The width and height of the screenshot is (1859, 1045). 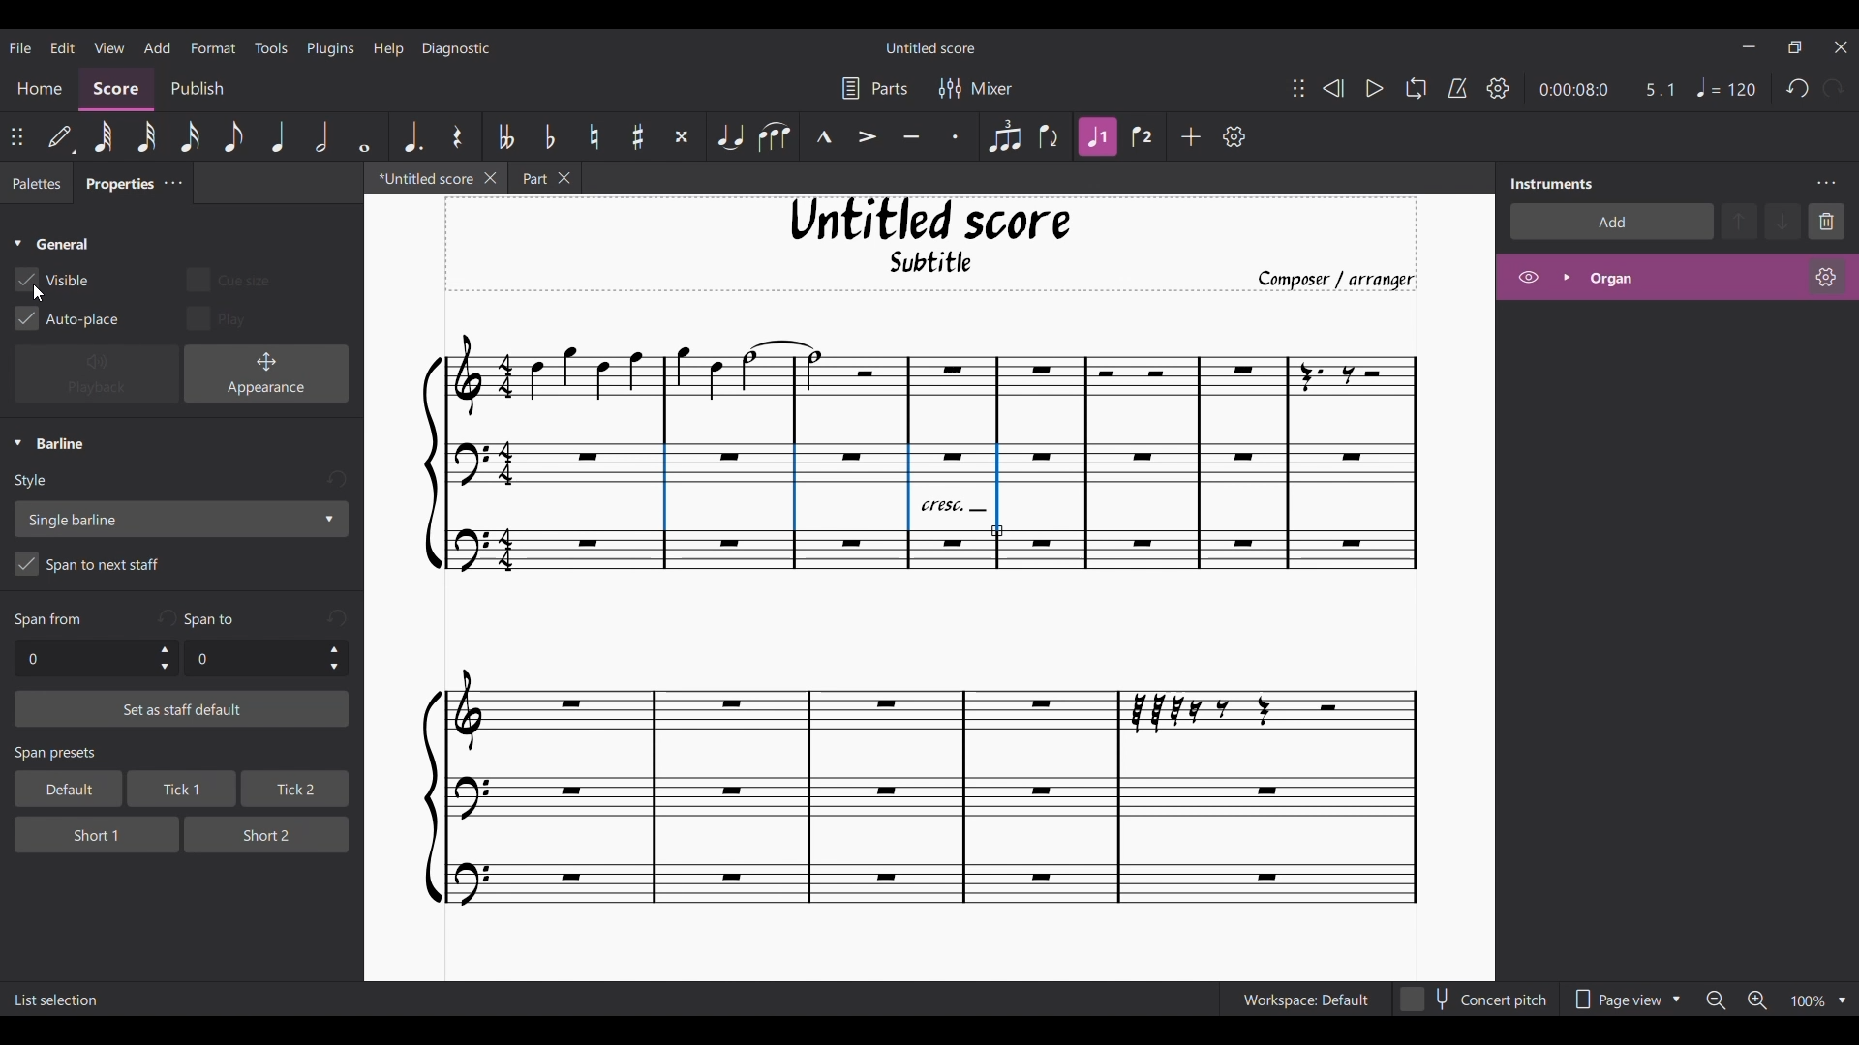 I want to click on Play, so click(x=1374, y=89).